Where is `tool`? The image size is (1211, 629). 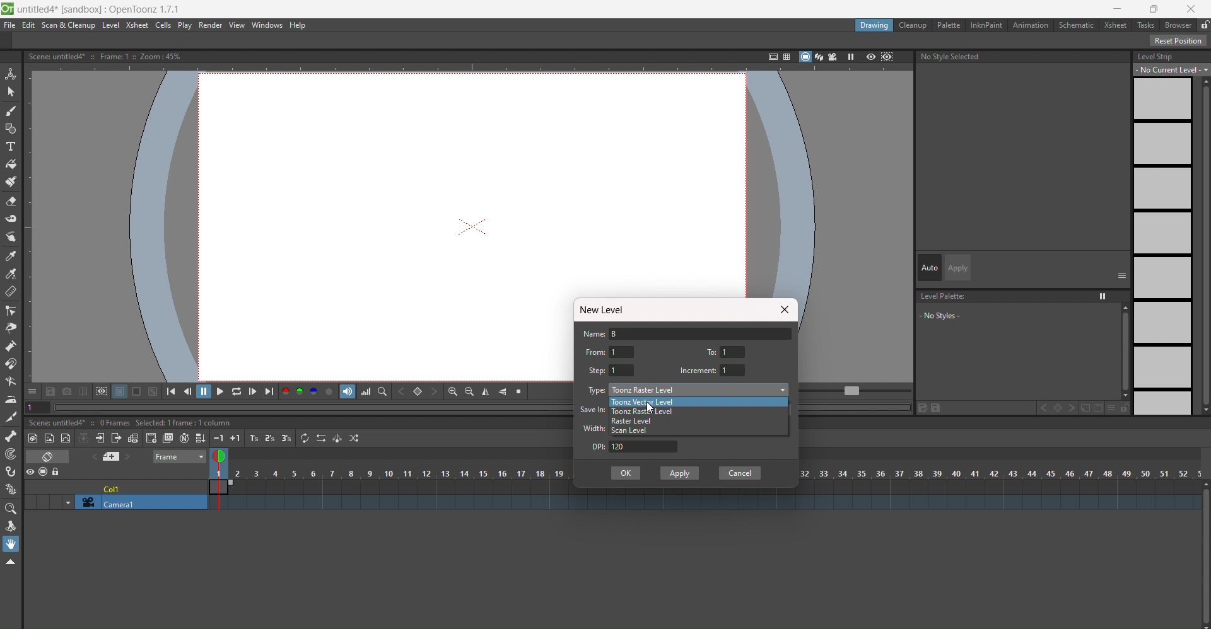
tool is located at coordinates (67, 390).